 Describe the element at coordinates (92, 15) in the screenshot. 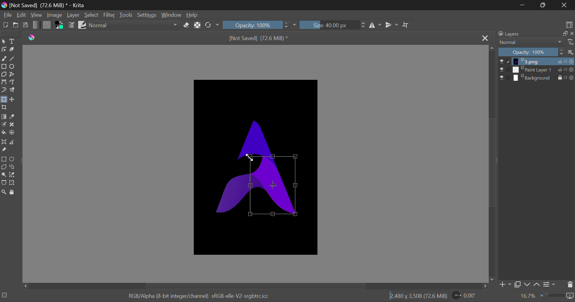

I see `Select` at that location.